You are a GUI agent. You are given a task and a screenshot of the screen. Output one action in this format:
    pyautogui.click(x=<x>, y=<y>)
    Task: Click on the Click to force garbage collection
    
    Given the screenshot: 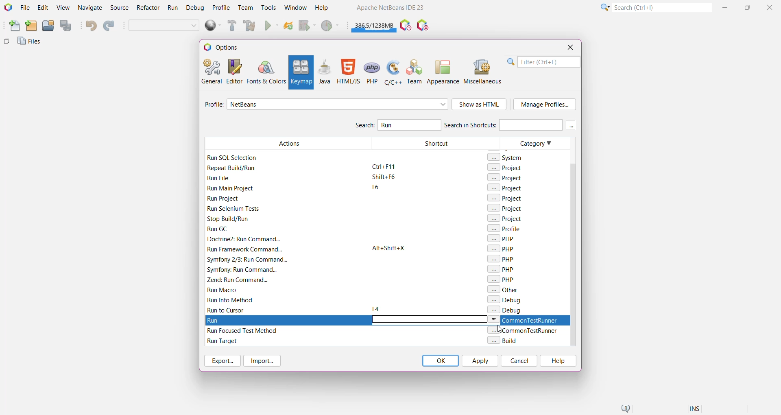 What is the action you would take?
    pyautogui.click(x=374, y=24)
    